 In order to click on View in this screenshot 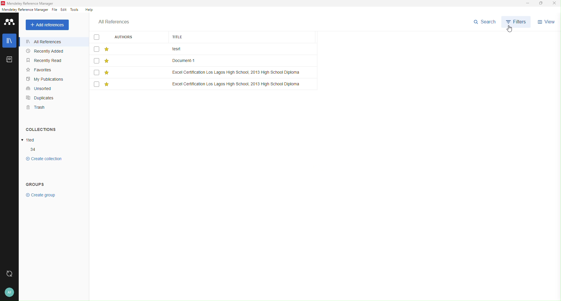, I will do `click(548, 22)`.